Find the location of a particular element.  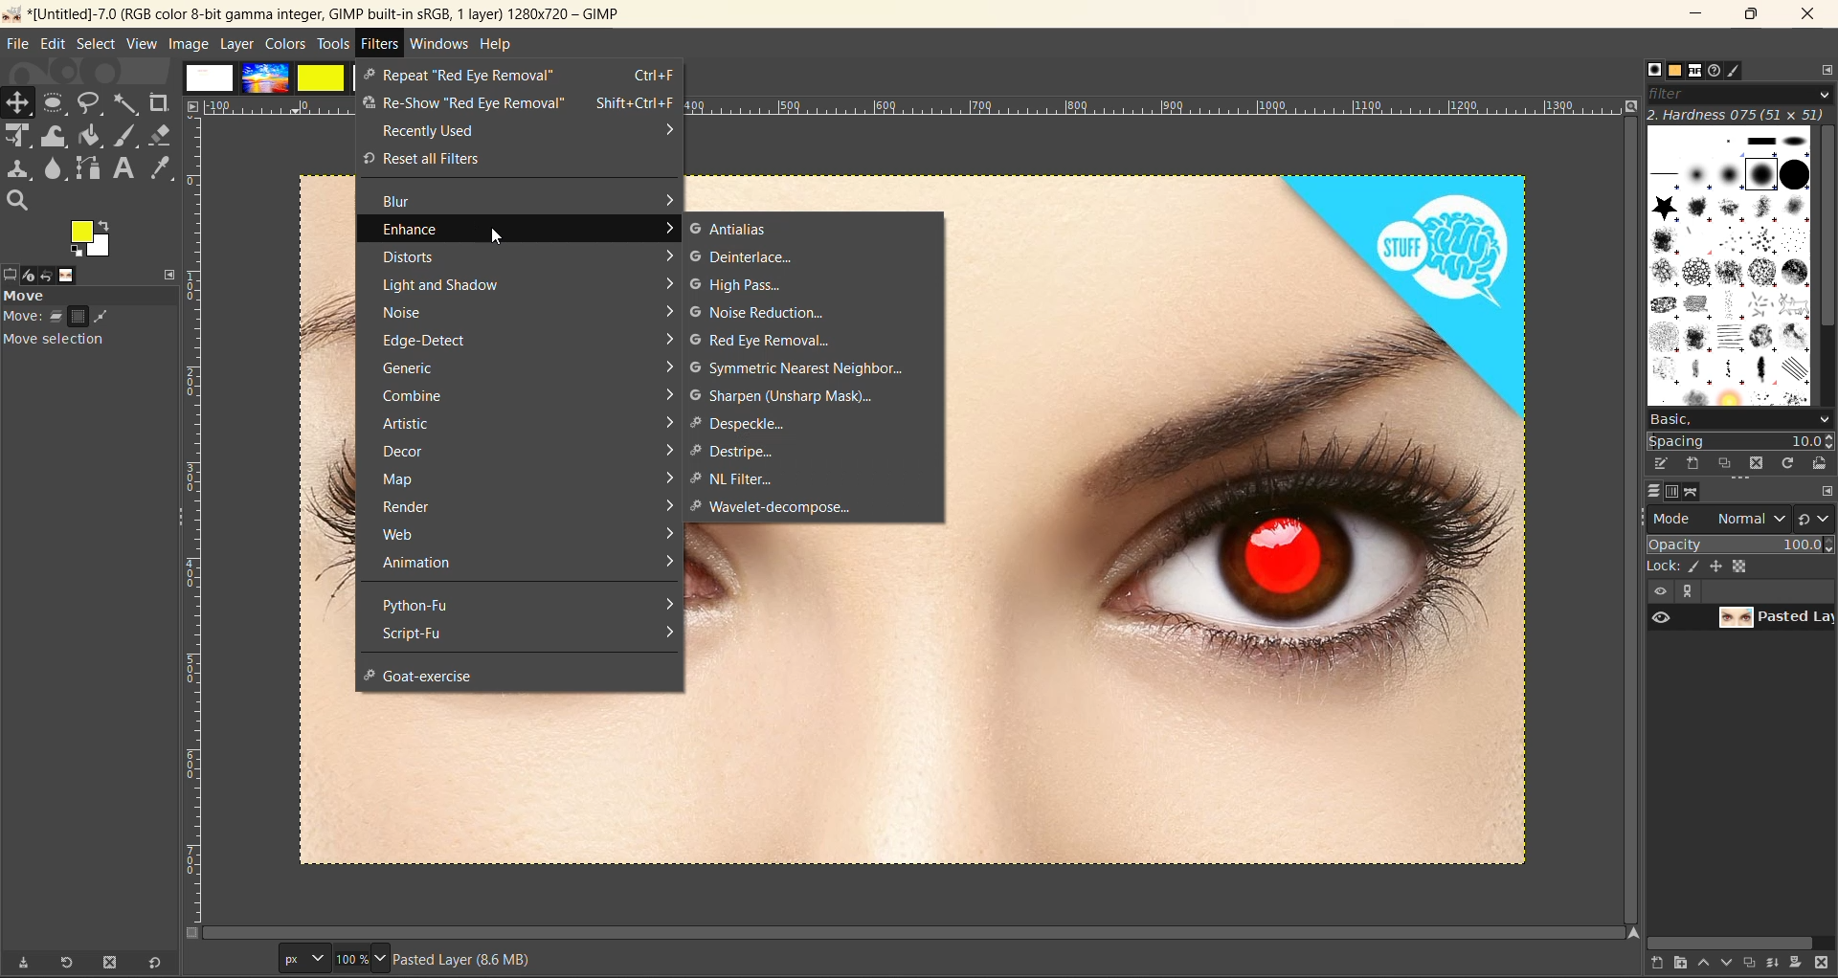

sharpen is located at coordinates (785, 395).